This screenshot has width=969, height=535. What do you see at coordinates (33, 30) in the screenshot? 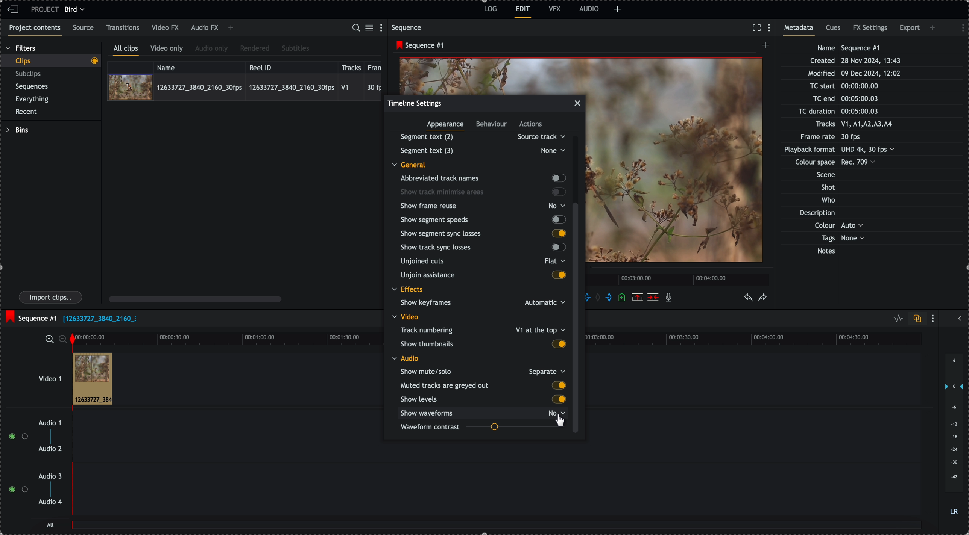
I see `project contents` at bounding box center [33, 30].